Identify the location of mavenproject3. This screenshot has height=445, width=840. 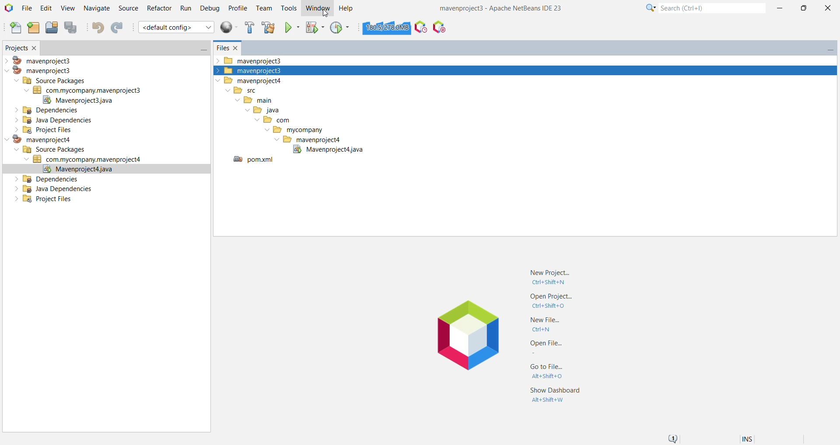
(40, 71).